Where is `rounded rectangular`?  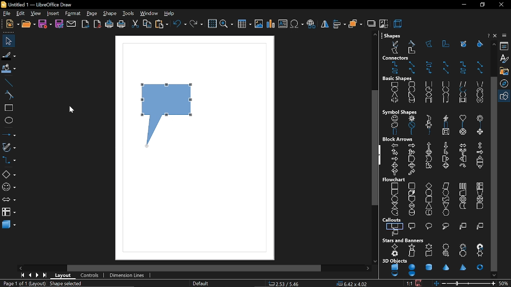
rounded rectangular is located at coordinates (412, 226).